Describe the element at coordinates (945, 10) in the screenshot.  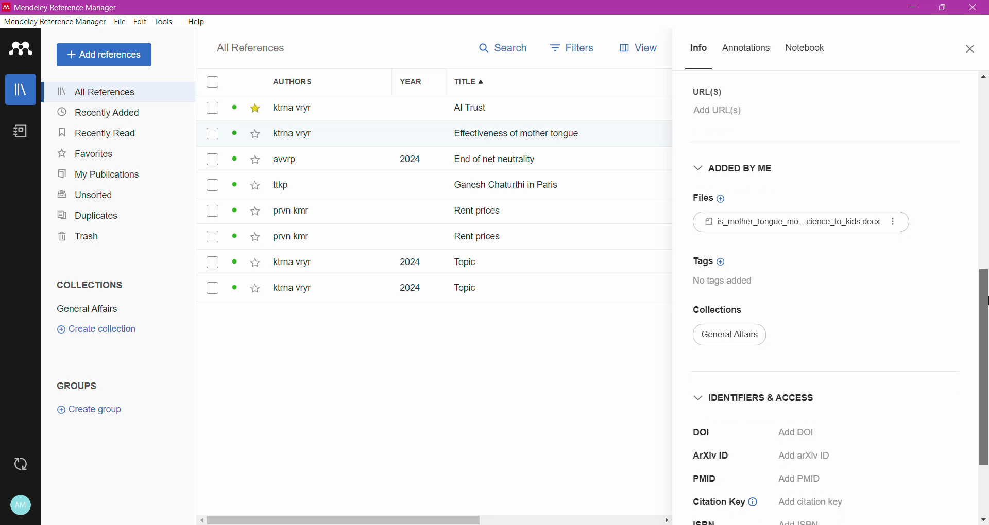
I see `maximize ` at that location.